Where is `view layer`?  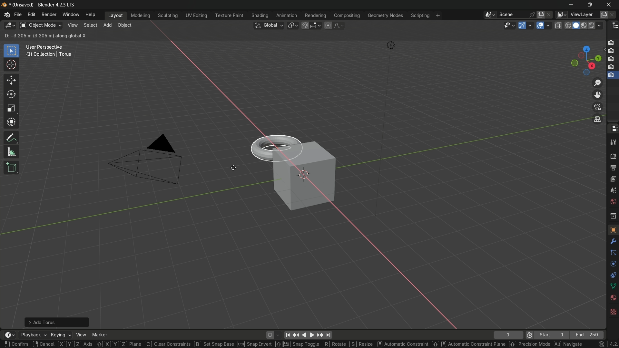
view layer is located at coordinates (560, 15).